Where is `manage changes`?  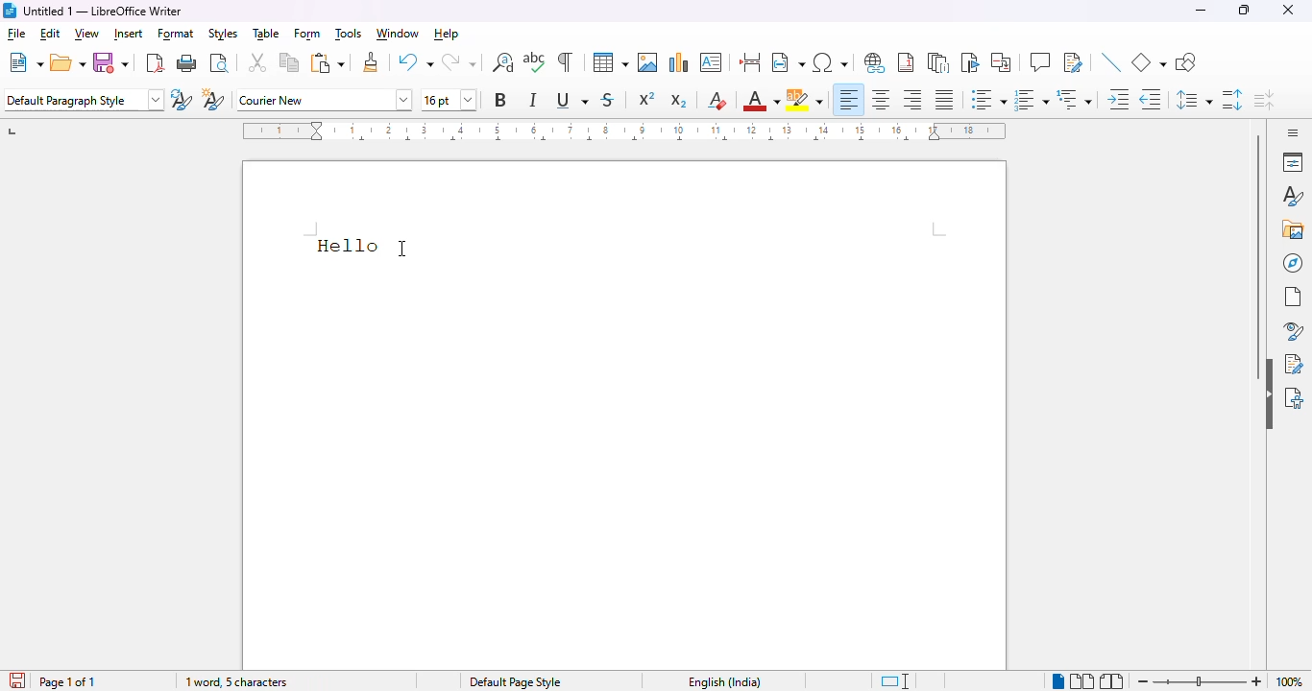
manage changes is located at coordinates (1294, 364).